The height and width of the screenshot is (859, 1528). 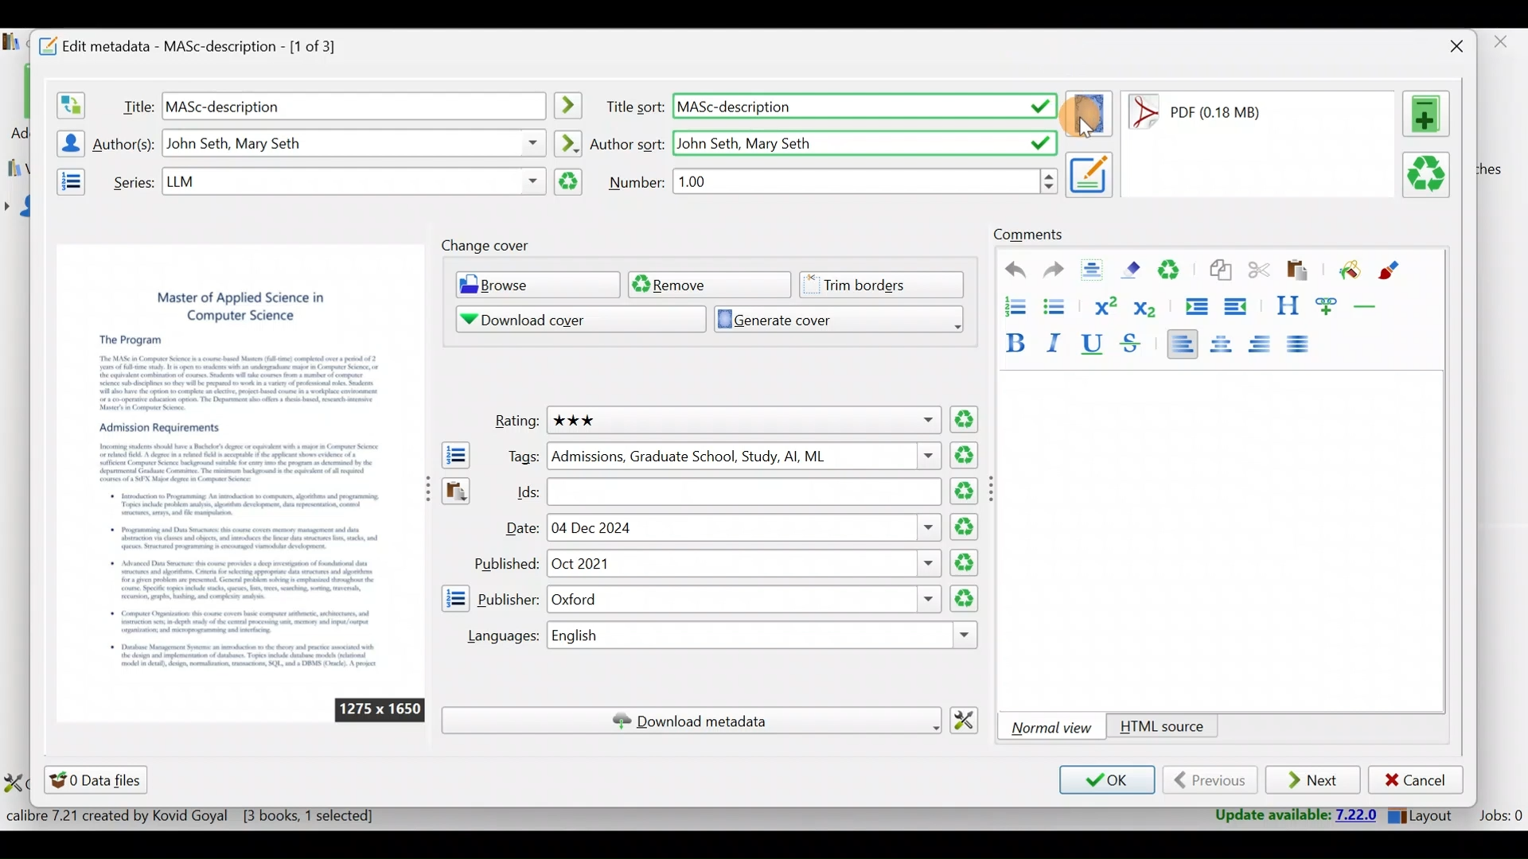 I want to click on Date, so click(x=520, y=530).